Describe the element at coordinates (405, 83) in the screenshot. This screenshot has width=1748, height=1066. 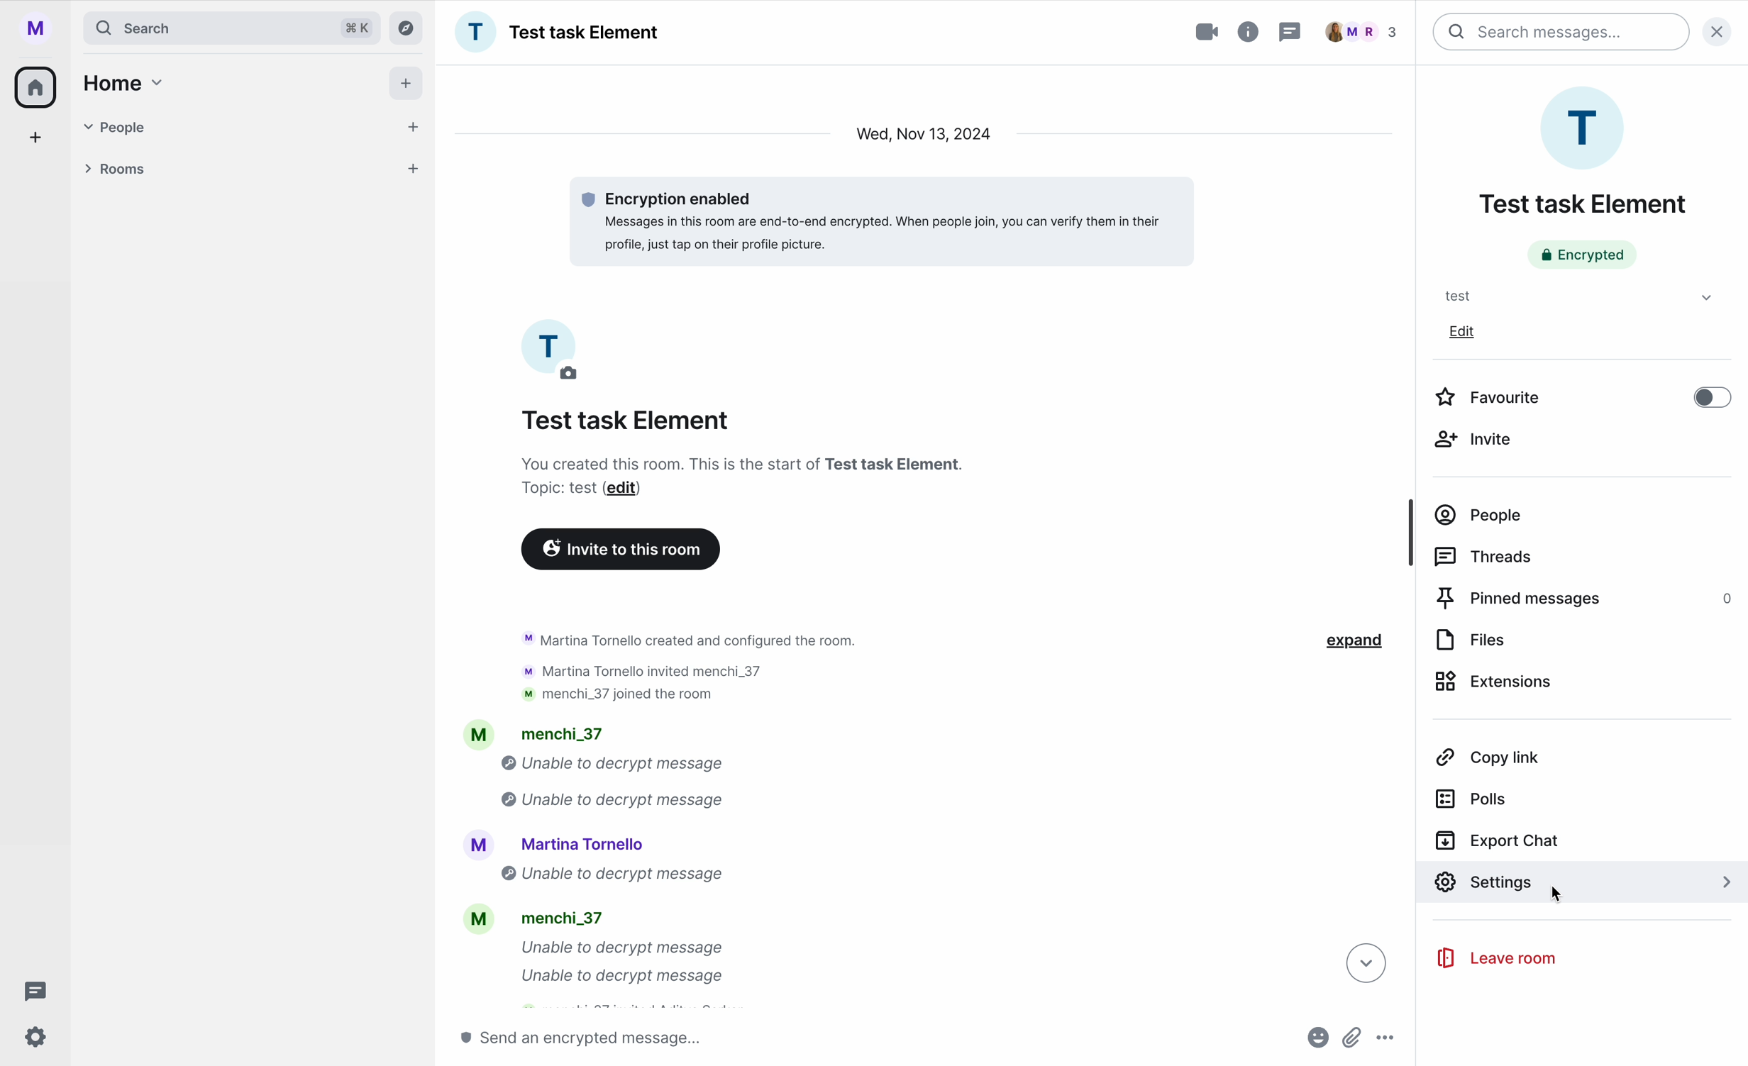
I see `add` at that location.